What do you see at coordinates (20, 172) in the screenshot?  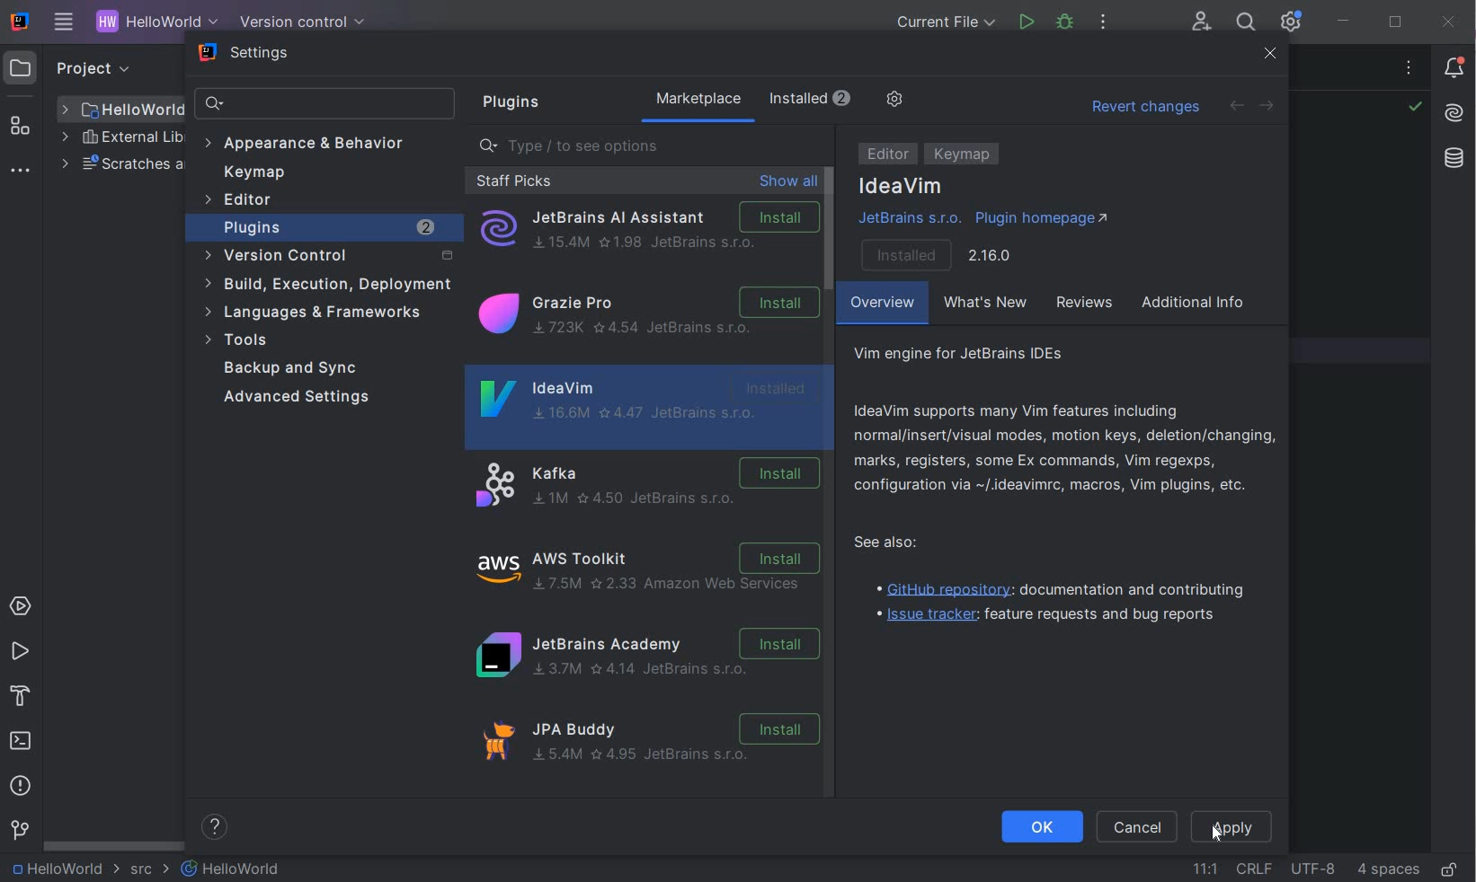 I see `MORE TOOL WINDOWS` at bounding box center [20, 172].